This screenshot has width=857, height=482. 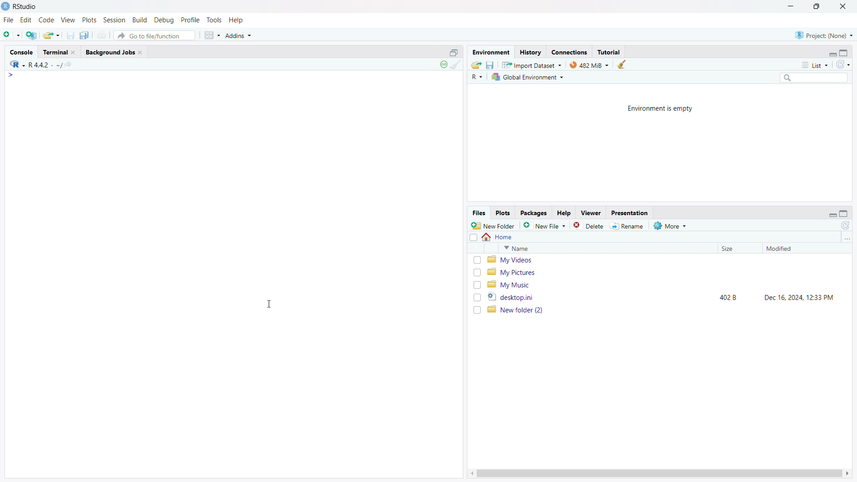 I want to click on import dataset, so click(x=532, y=64).